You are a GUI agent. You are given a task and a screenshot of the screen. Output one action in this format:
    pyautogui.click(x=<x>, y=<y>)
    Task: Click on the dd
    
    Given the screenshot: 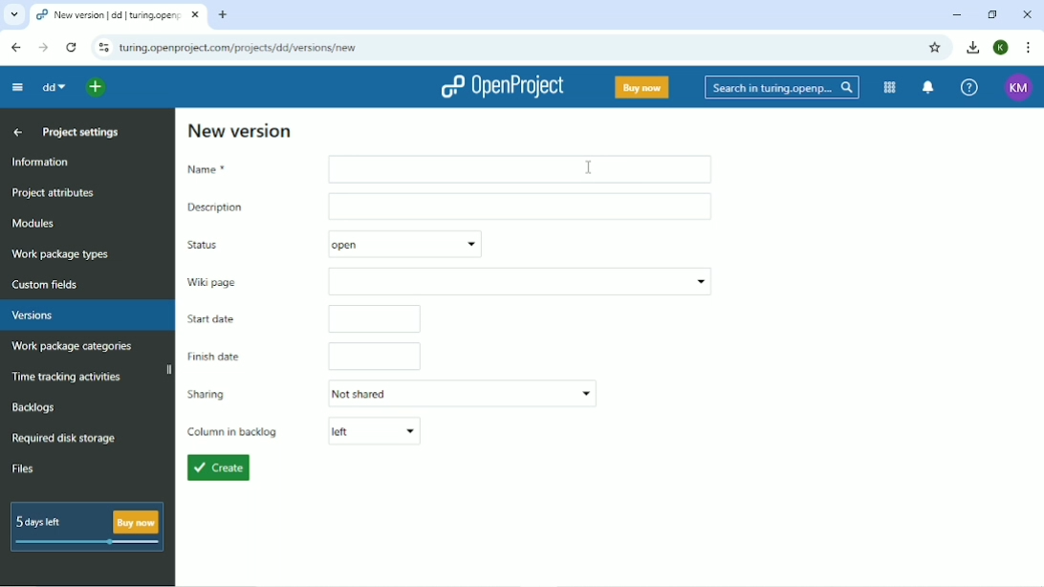 What is the action you would take?
    pyautogui.click(x=54, y=86)
    